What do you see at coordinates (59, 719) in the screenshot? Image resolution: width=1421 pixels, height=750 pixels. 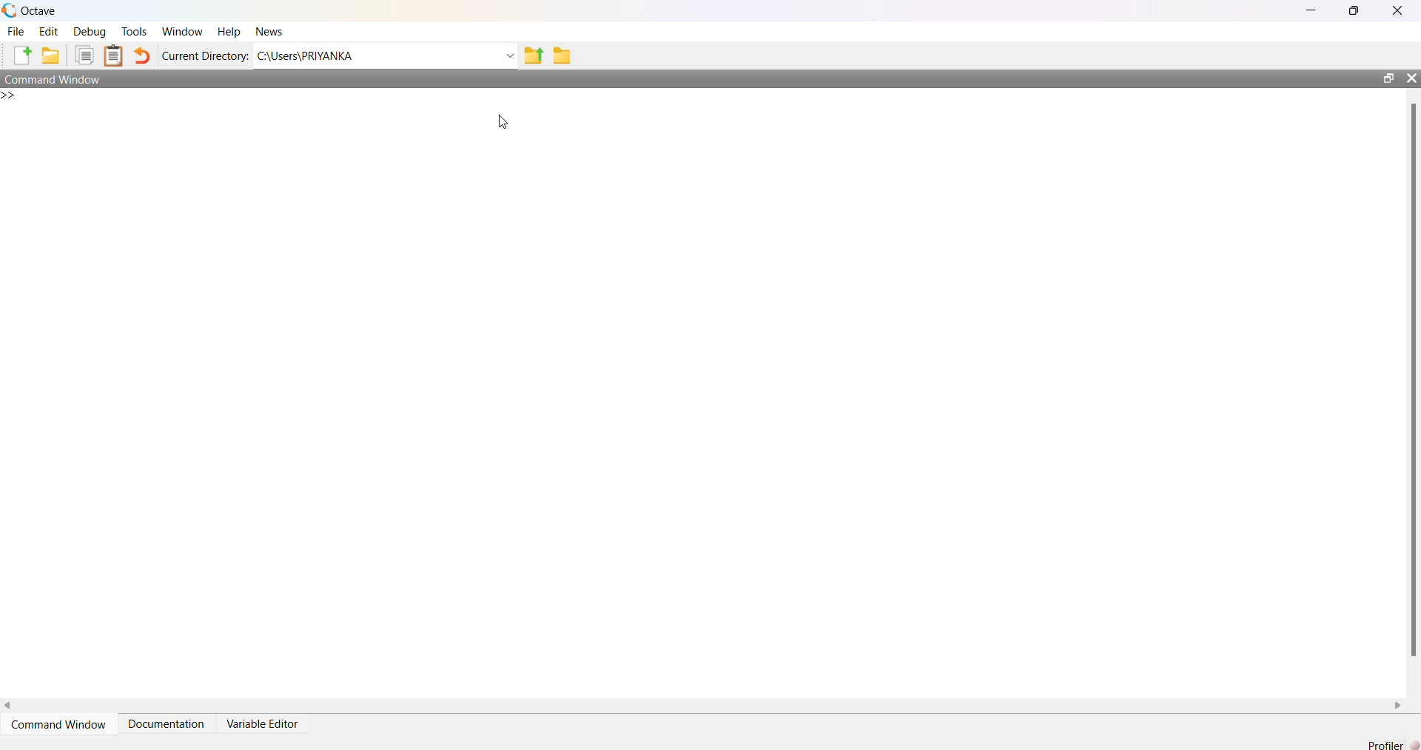 I see `‘Command Window` at bounding box center [59, 719].